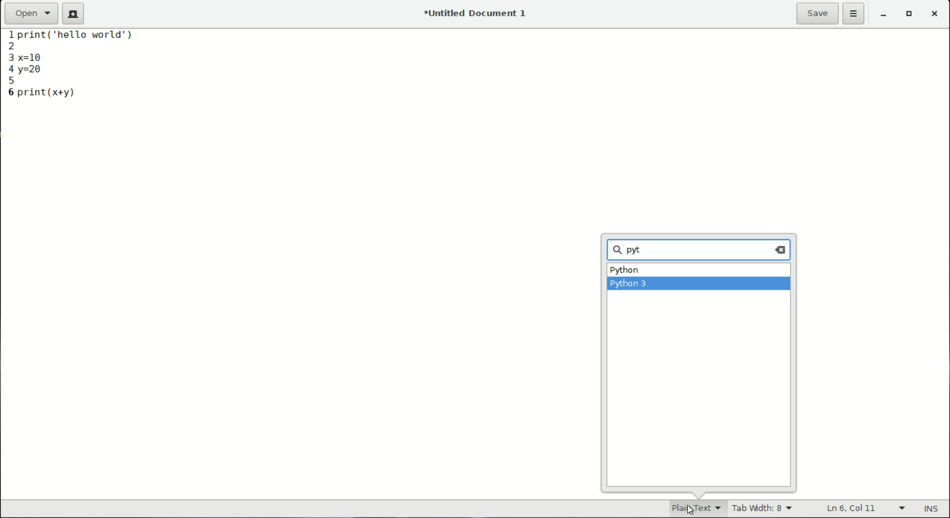 This screenshot has width=950, height=518. What do you see at coordinates (689, 508) in the screenshot?
I see `file format` at bounding box center [689, 508].